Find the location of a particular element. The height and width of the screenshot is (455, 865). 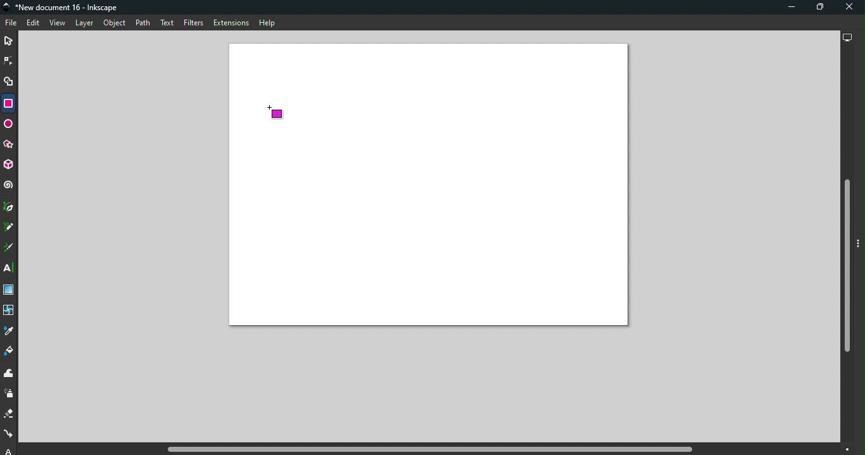

Display options is located at coordinates (846, 36).